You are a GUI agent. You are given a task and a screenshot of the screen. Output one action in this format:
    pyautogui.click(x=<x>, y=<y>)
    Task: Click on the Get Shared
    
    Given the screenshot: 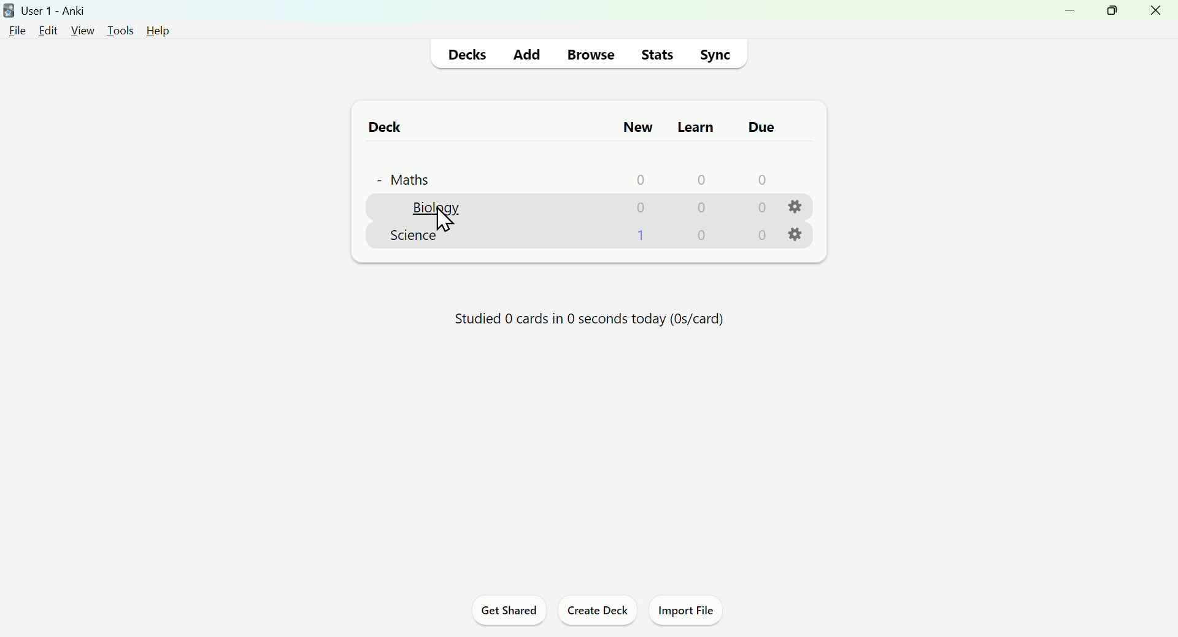 What is the action you would take?
    pyautogui.click(x=510, y=612)
    